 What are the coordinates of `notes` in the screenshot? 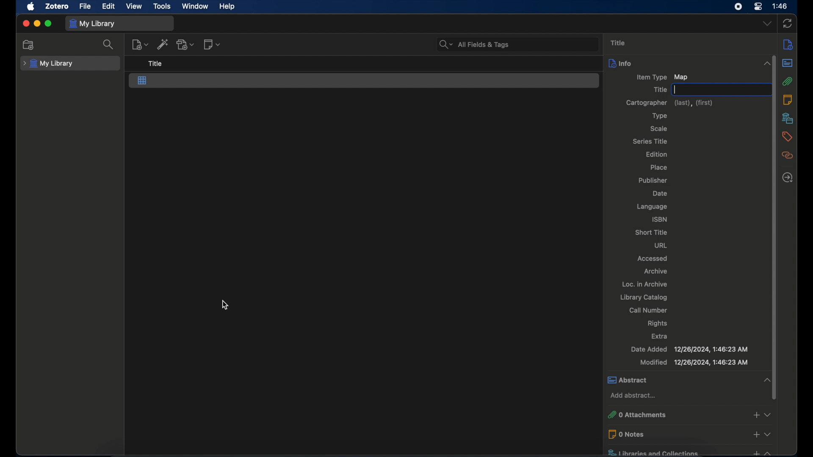 It's located at (788, 99).